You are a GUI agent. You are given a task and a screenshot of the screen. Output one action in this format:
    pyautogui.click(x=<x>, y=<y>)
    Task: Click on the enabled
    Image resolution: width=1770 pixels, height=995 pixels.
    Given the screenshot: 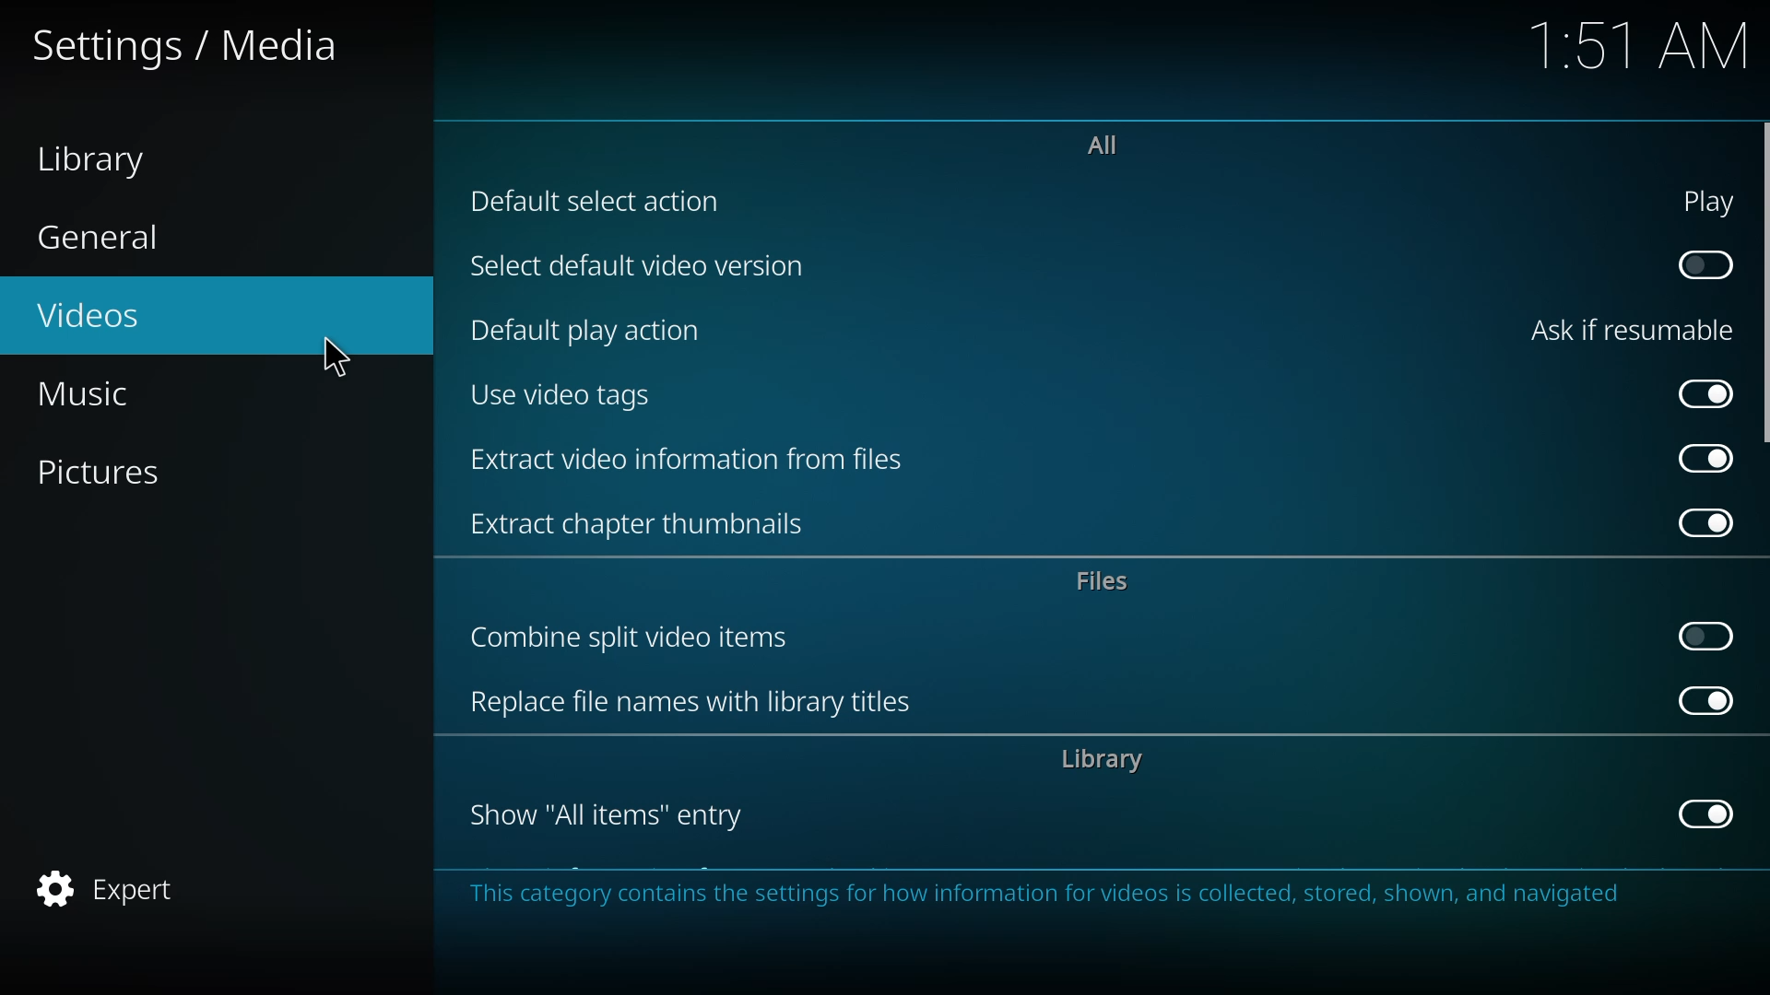 What is the action you would take?
    pyautogui.click(x=1701, y=458)
    